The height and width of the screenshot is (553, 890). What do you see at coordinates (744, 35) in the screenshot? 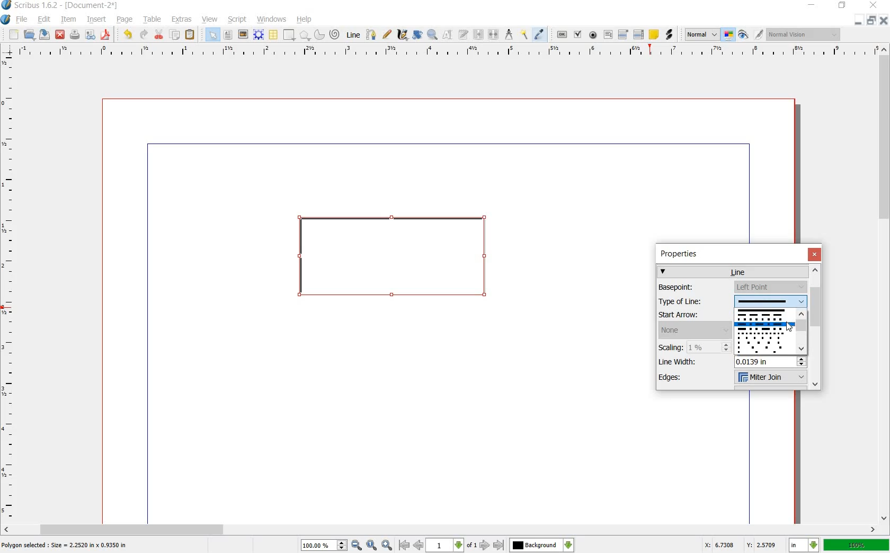
I see `PREVIEW MODE` at bounding box center [744, 35].